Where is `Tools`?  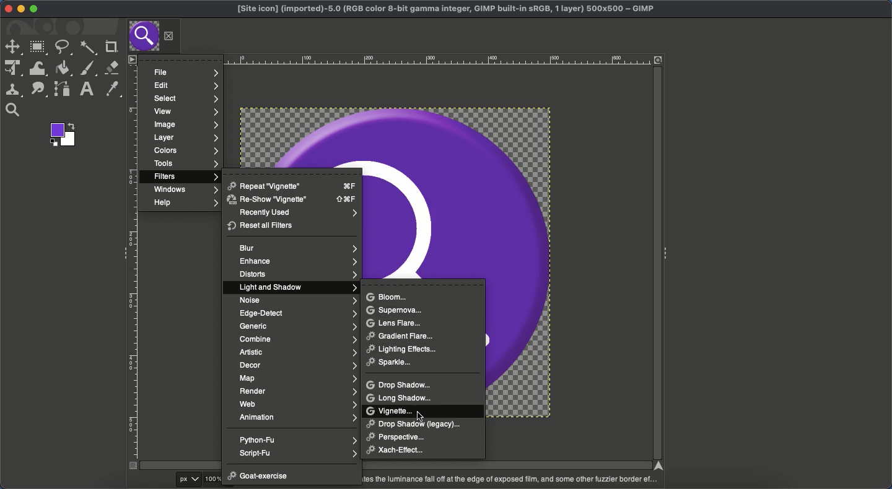 Tools is located at coordinates (185, 165).